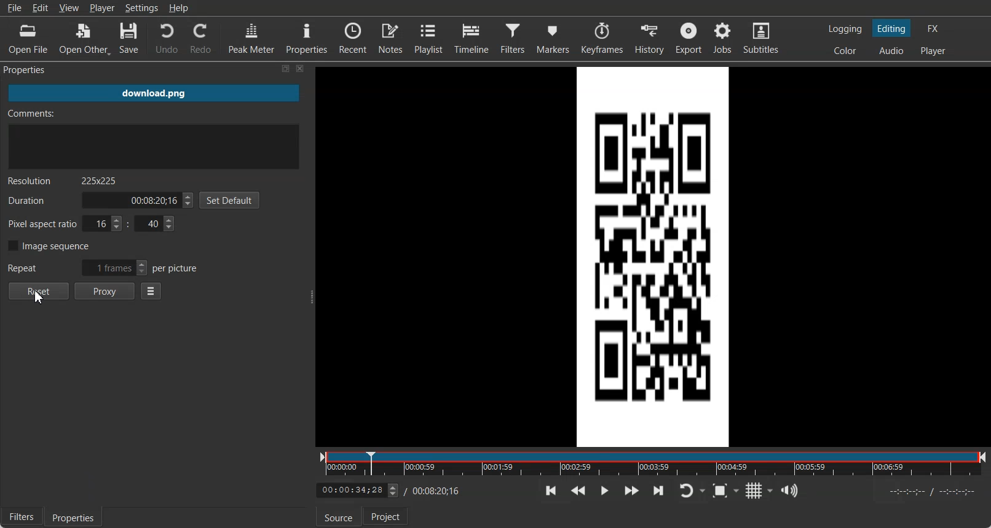 The width and height of the screenshot is (991, 528). I want to click on Cursor, so click(39, 298).